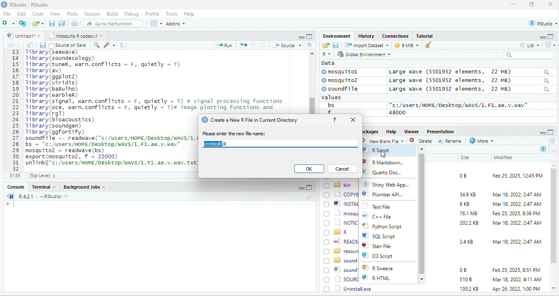 This screenshot has width=559, height=296. I want to click on | SOURCE, so click(342, 279).